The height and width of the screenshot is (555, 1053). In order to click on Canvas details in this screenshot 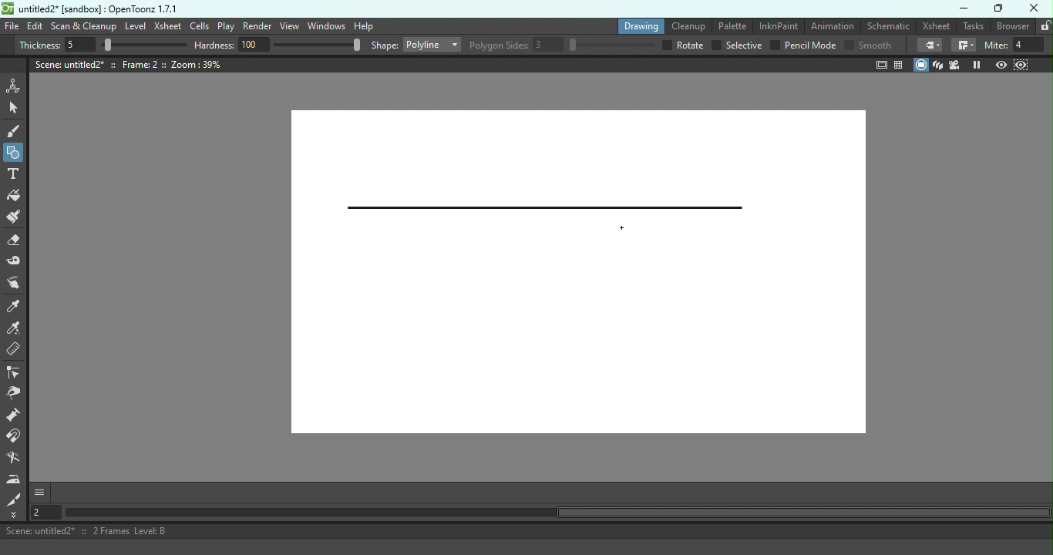, I will do `click(129, 65)`.